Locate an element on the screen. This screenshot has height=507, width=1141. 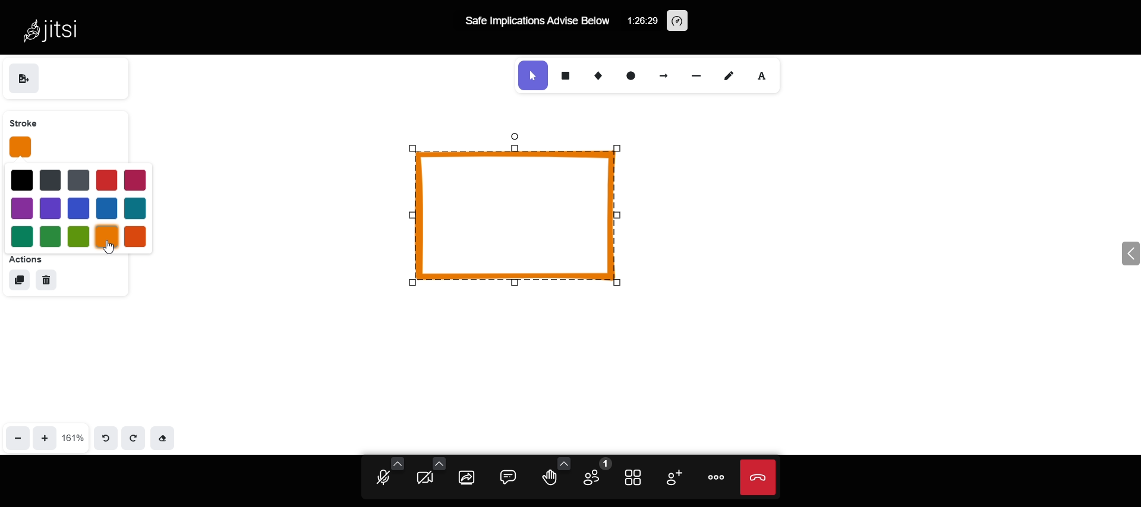
Eraser is located at coordinates (167, 436).